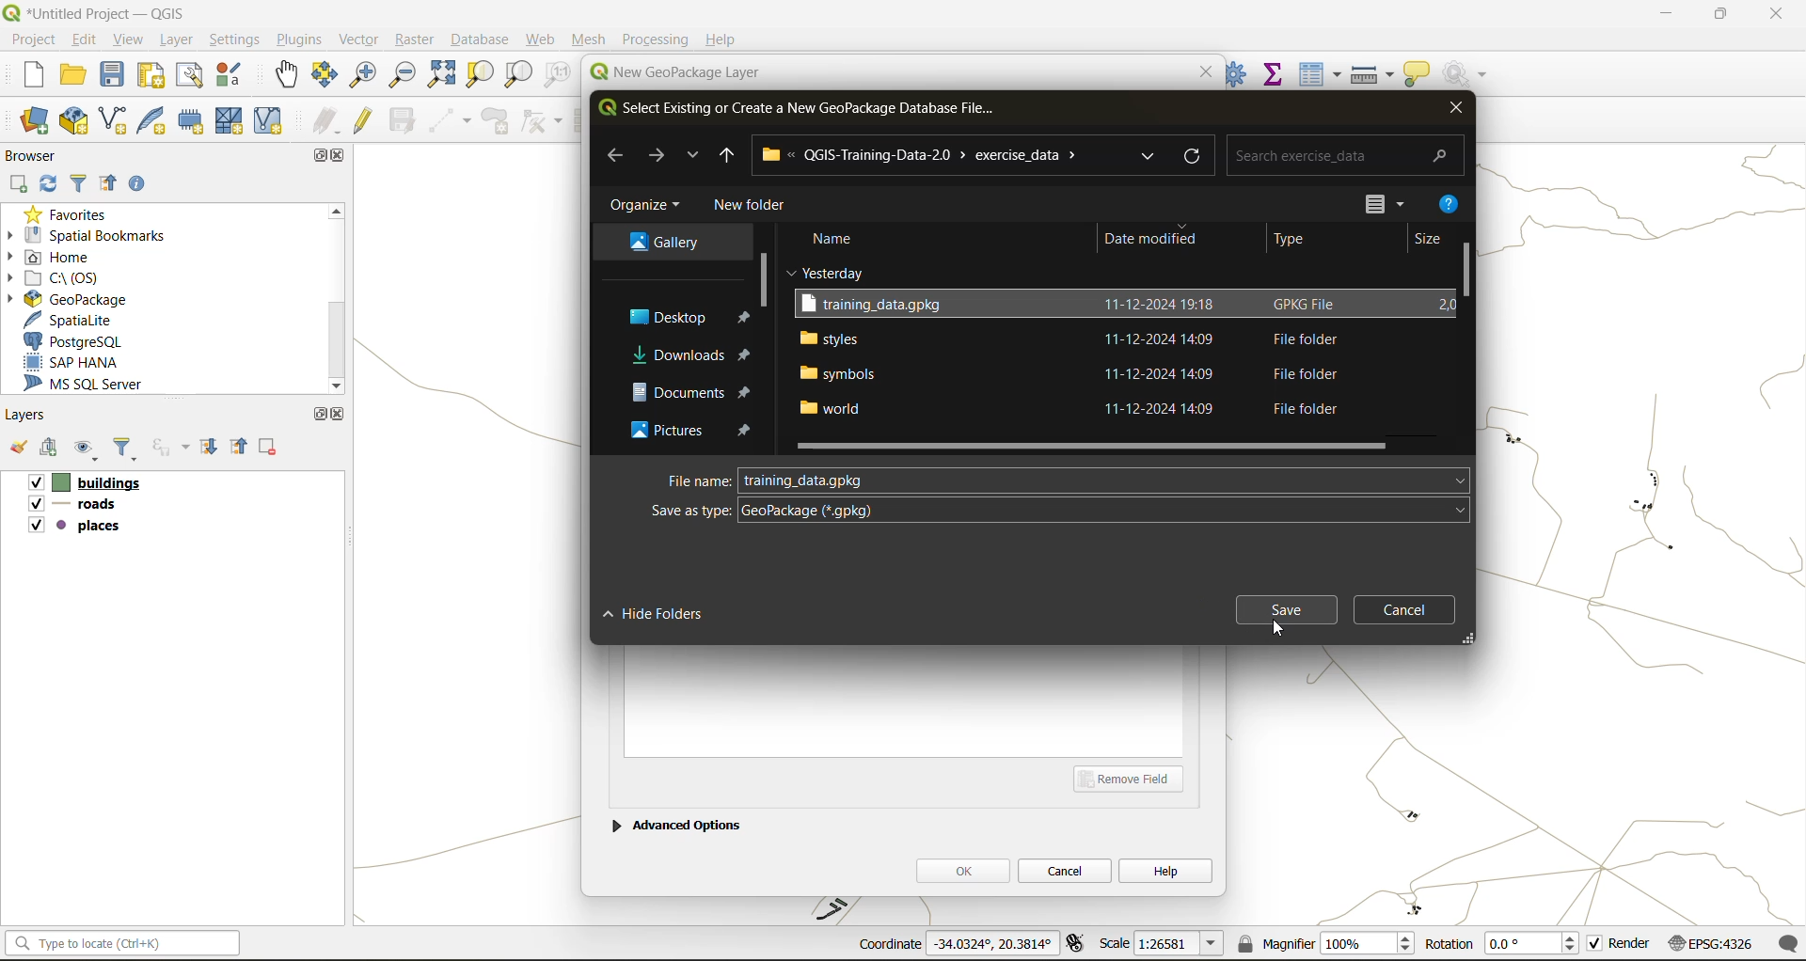 The height and width of the screenshot is (961, 1806). Describe the element at coordinates (800, 111) in the screenshot. I see `select existing or create a new geopackage database file` at that location.